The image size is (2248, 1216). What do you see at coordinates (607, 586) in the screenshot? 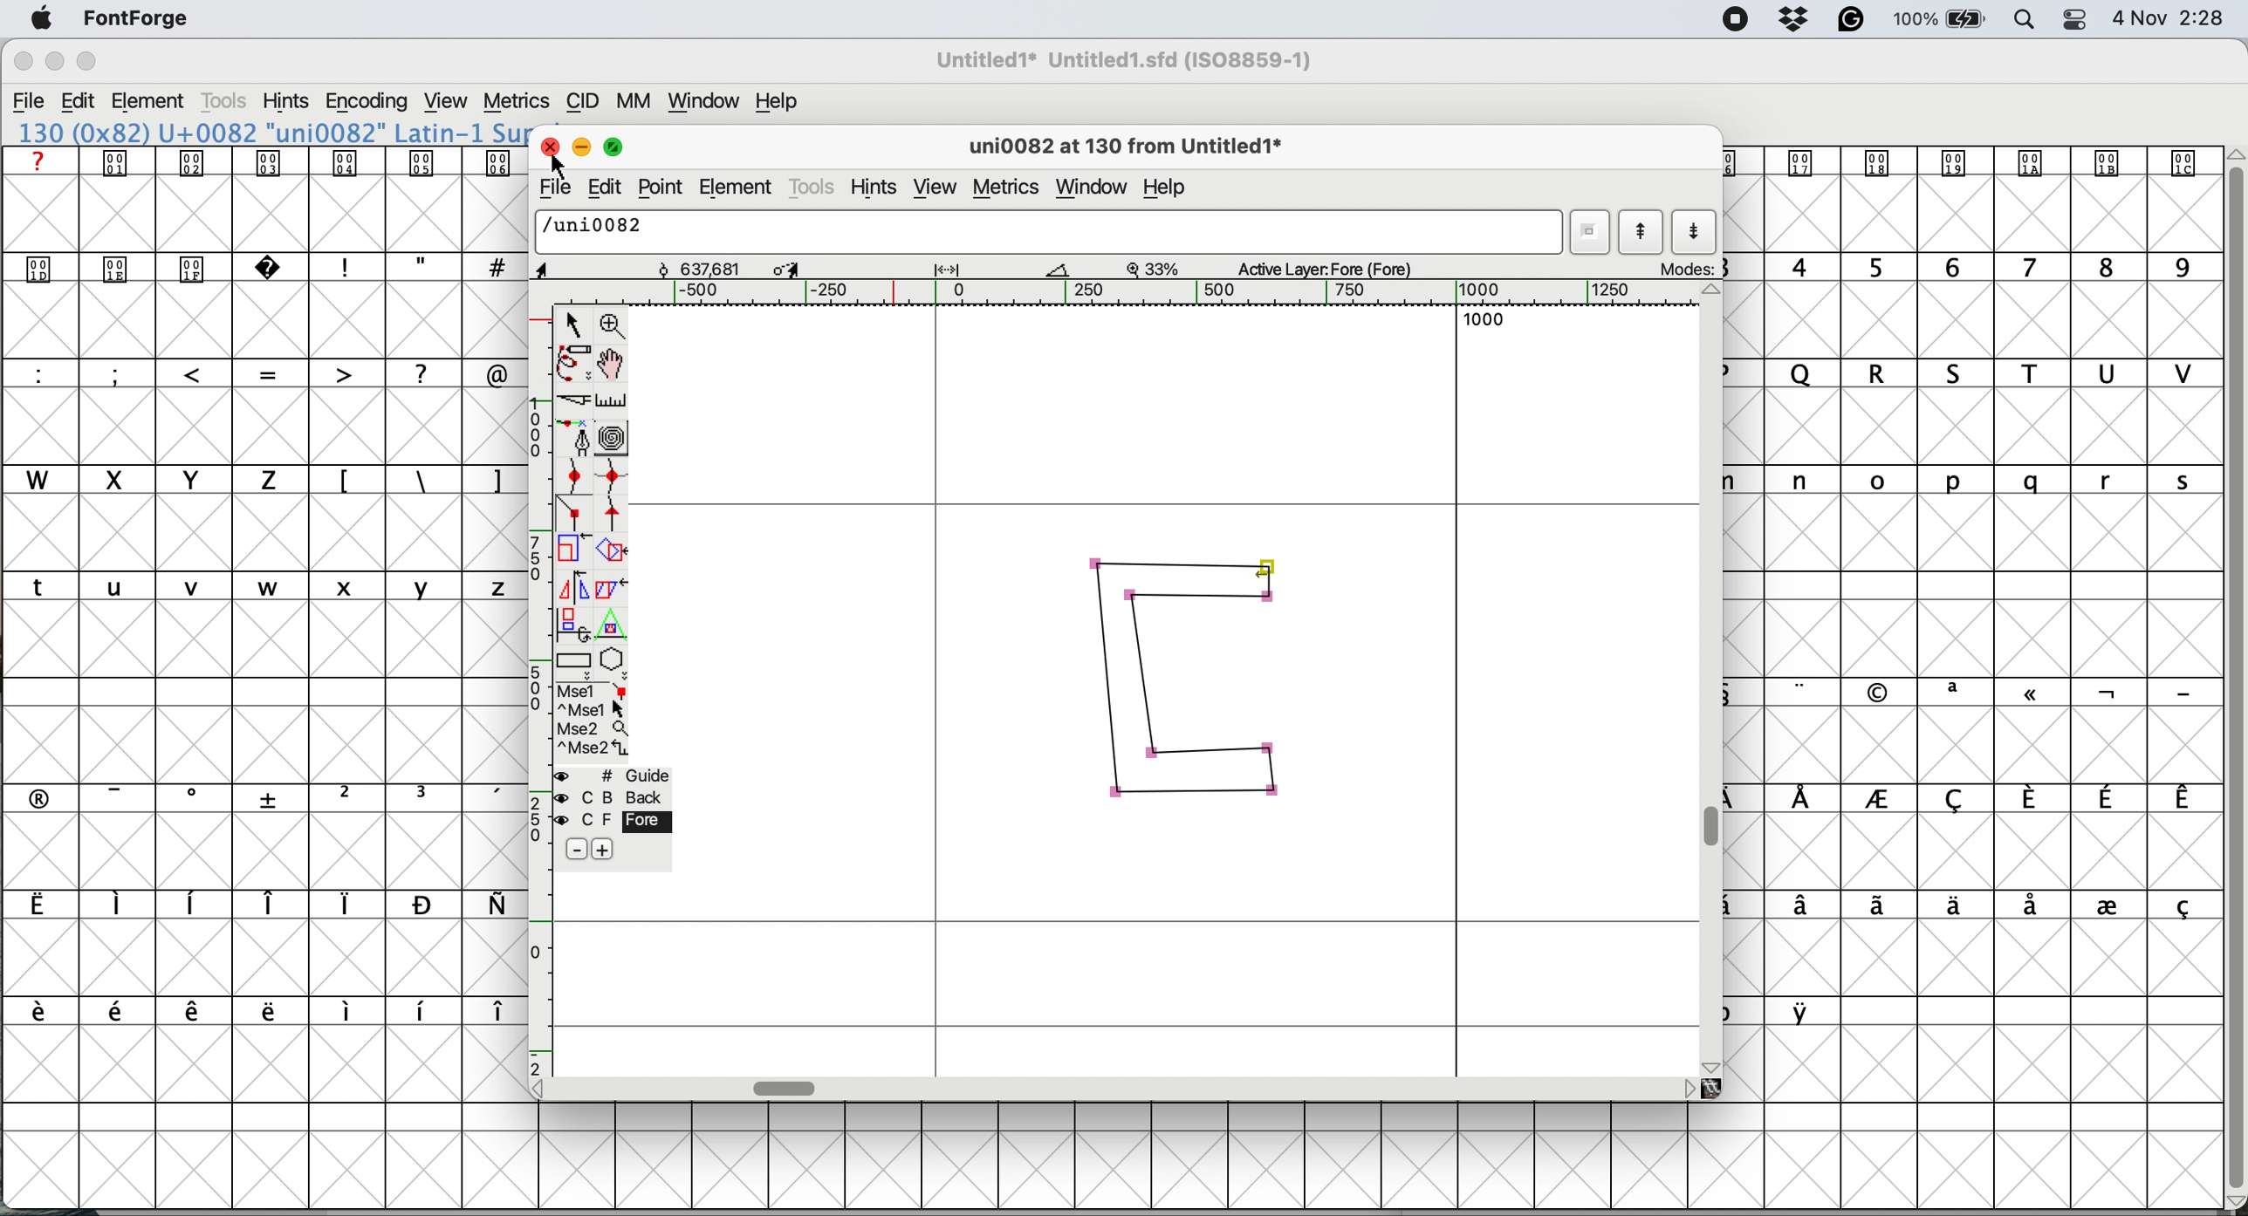
I see `skew the selection` at bounding box center [607, 586].